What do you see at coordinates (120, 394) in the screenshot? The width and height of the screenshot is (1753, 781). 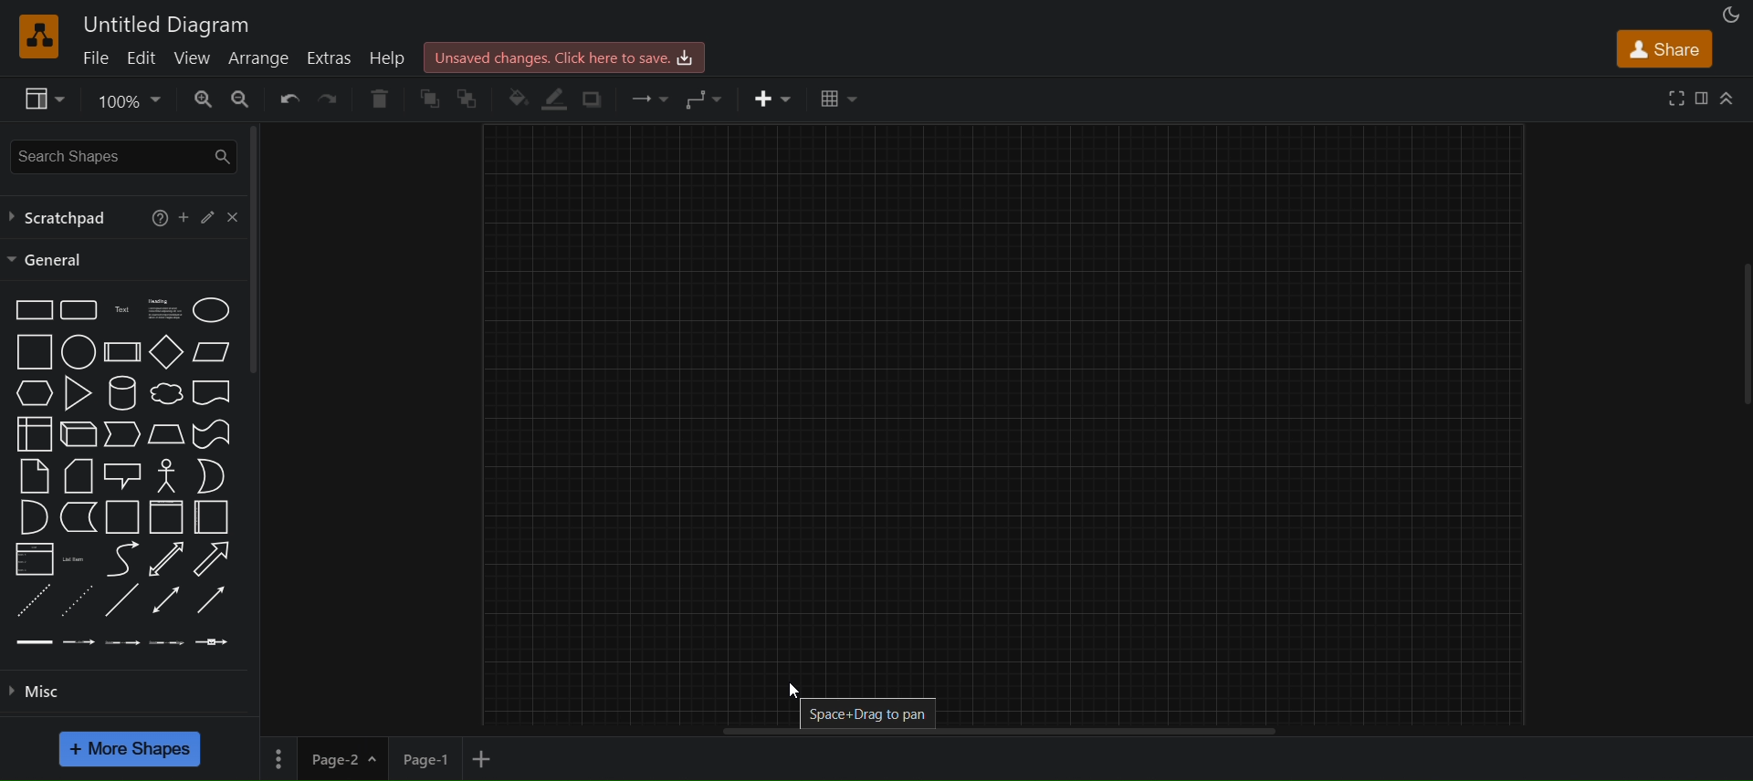 I see `cylinder` at bounding box center [120, 394].